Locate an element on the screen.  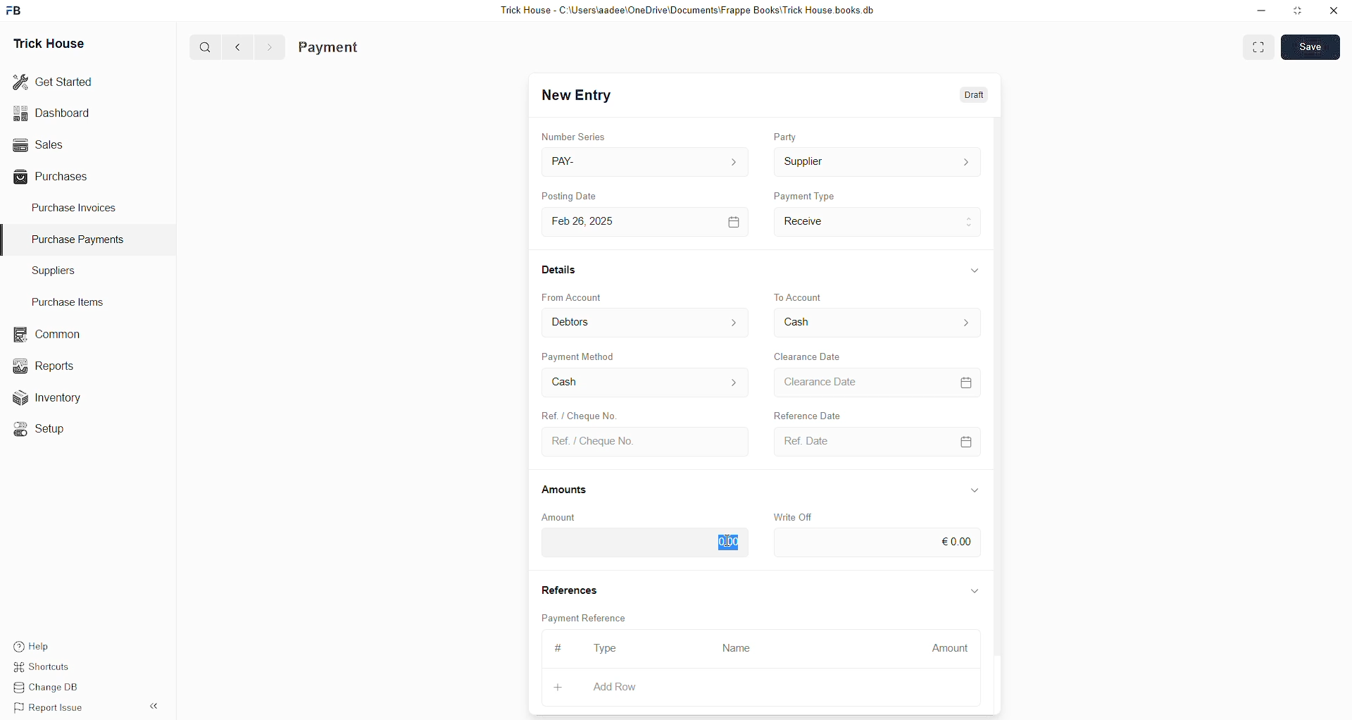
expand is located at coordinates (974, 588).